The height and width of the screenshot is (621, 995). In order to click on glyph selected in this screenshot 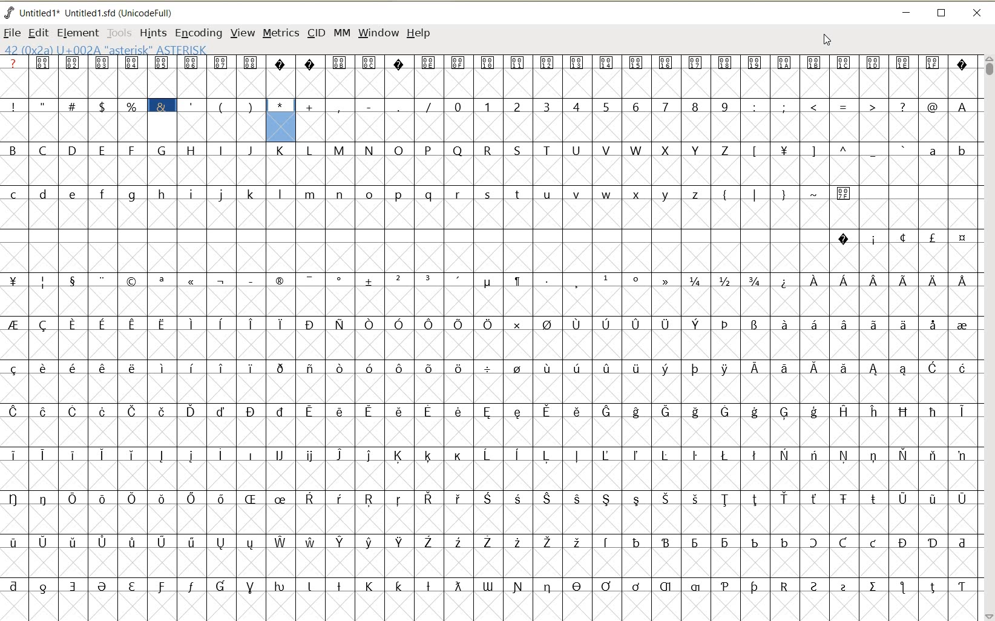, I will do `click(281, 120)`.